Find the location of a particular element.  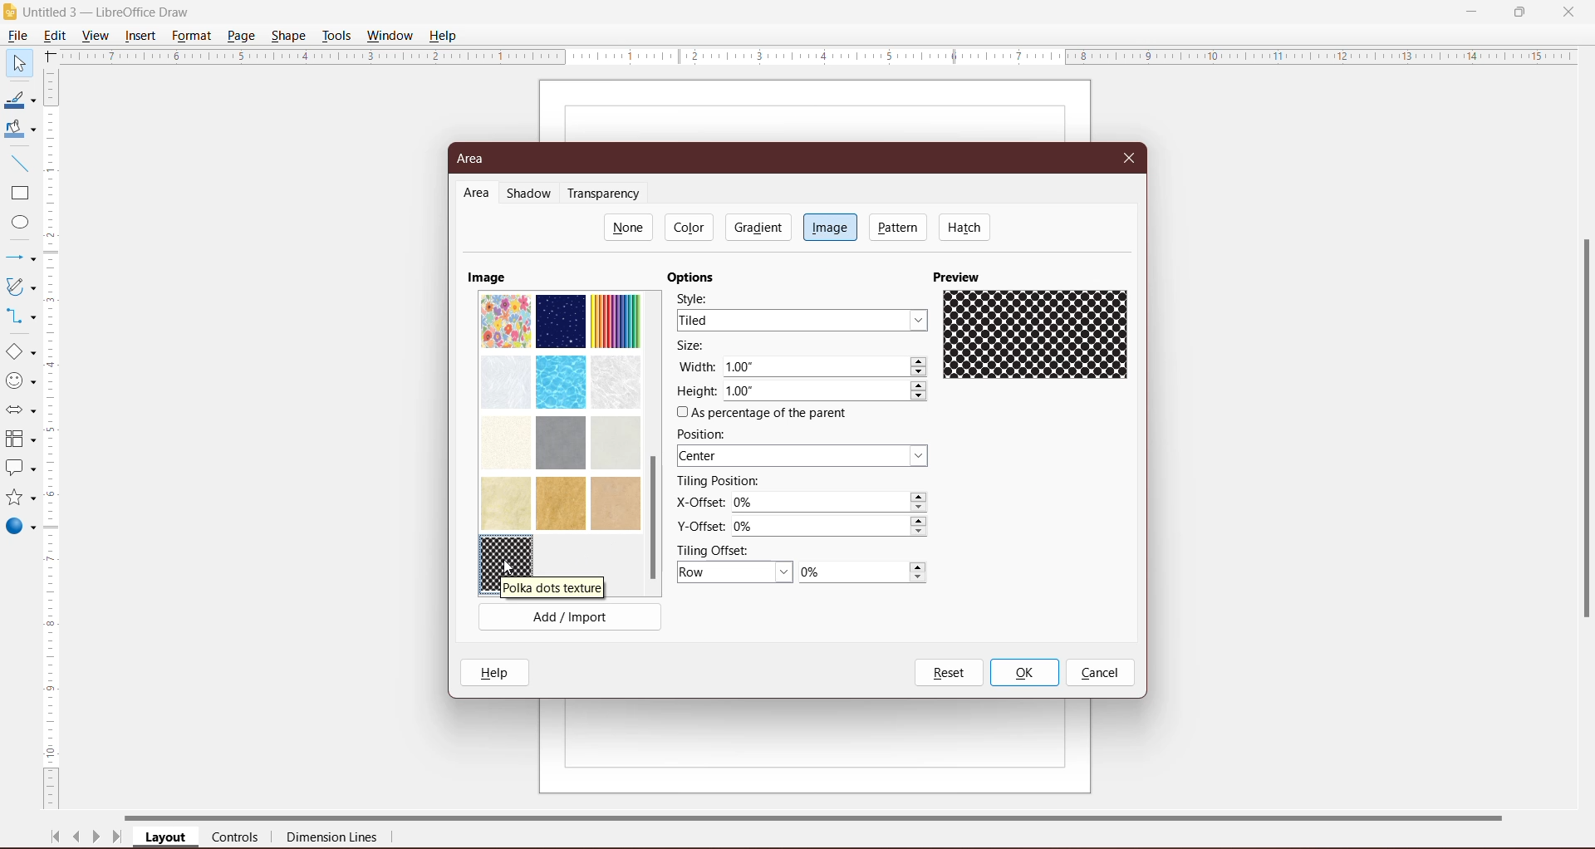

Ellipse is located at coordinates (16, 224).